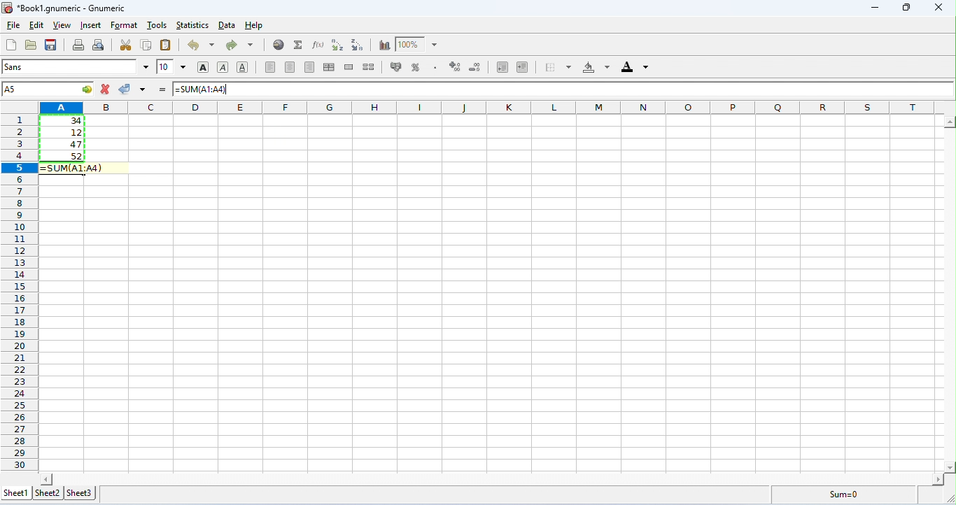  I want to click on new, so click(10, 45).